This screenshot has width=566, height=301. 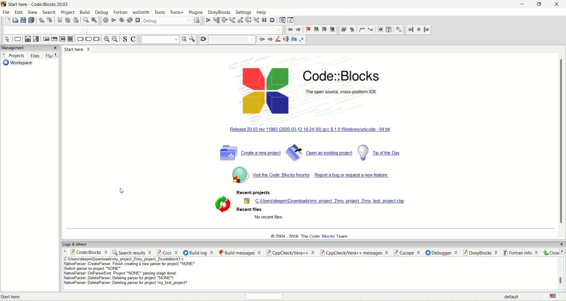 I want to click on run search, so click(x=183, y=39).